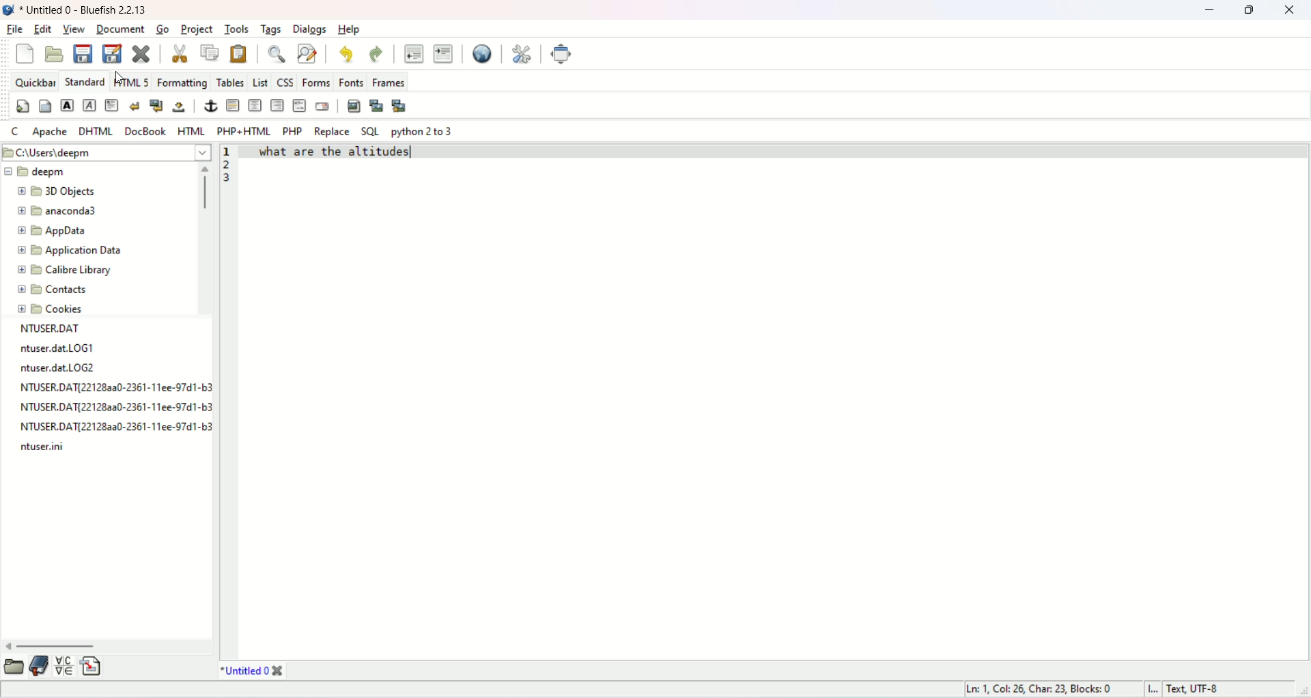  What do you see at coordinates (212, 105) in the screenshot?
I see `anchor/hyperlink` at bounding box center [212, 105].